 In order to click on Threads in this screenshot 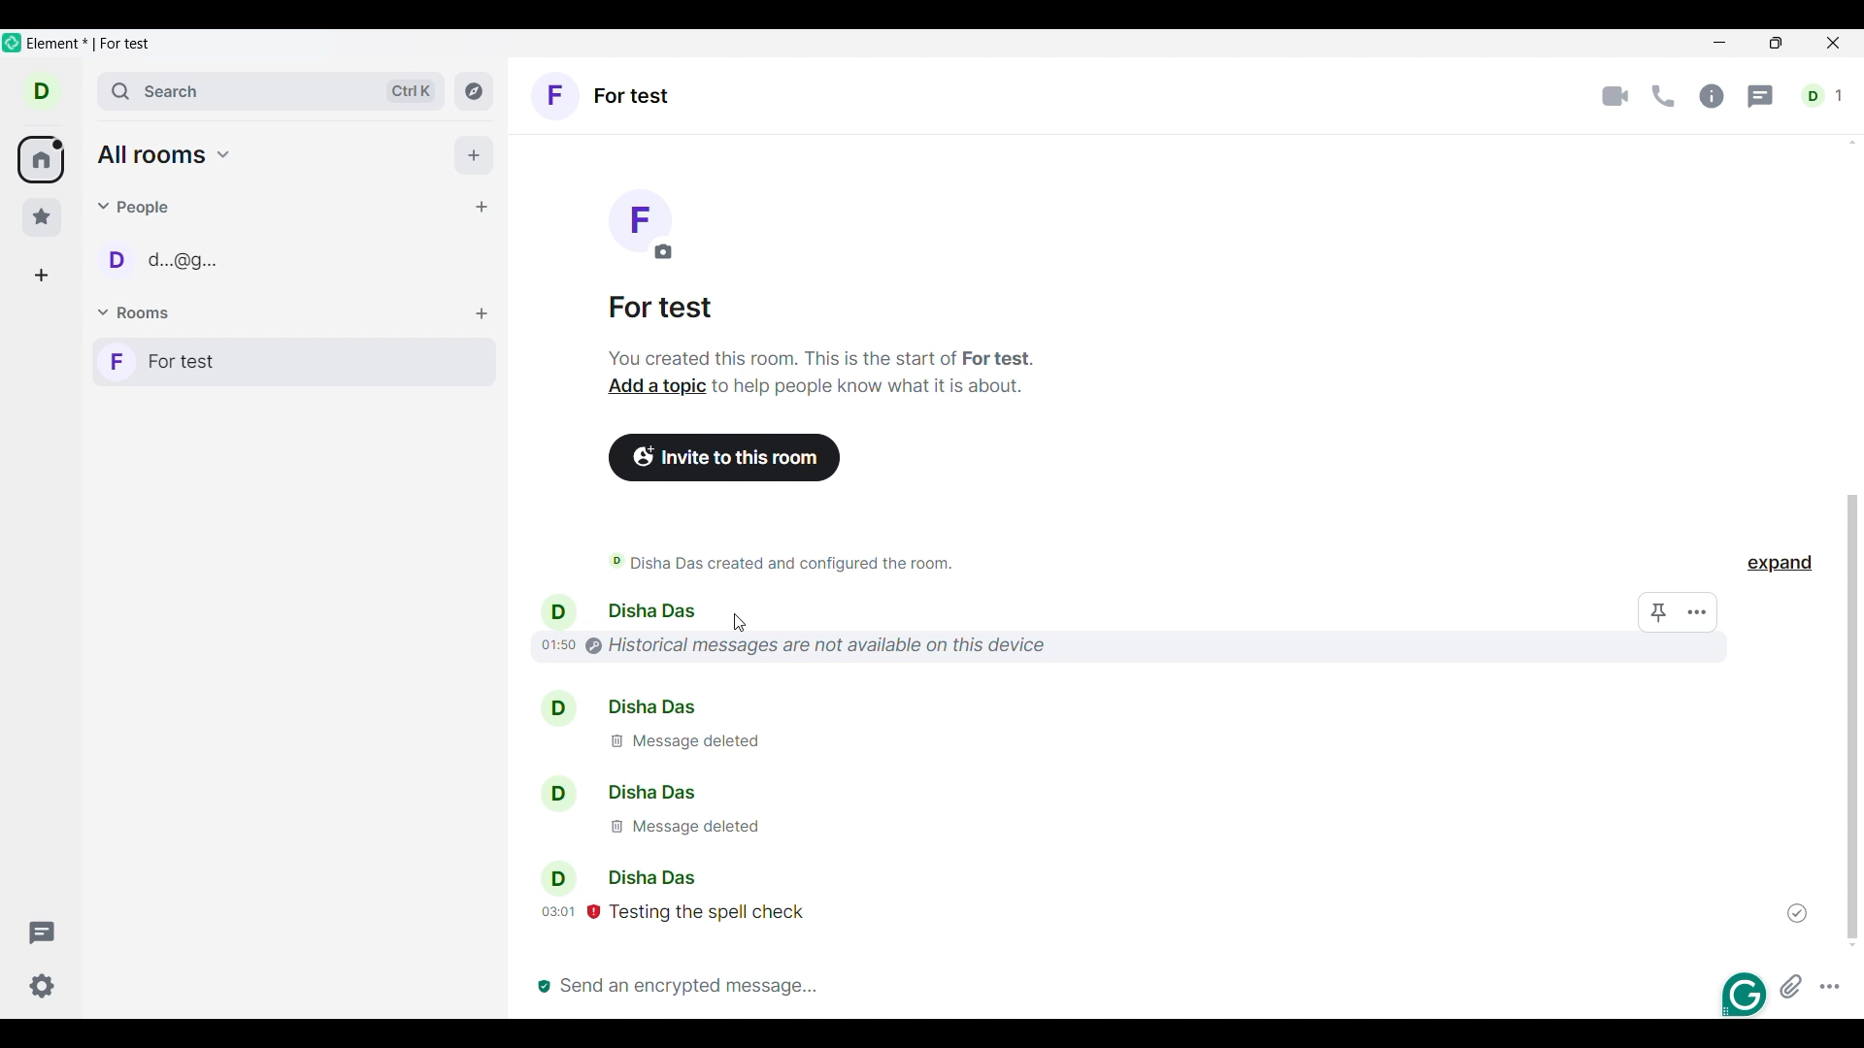, I will do `click(1762, 97)`.